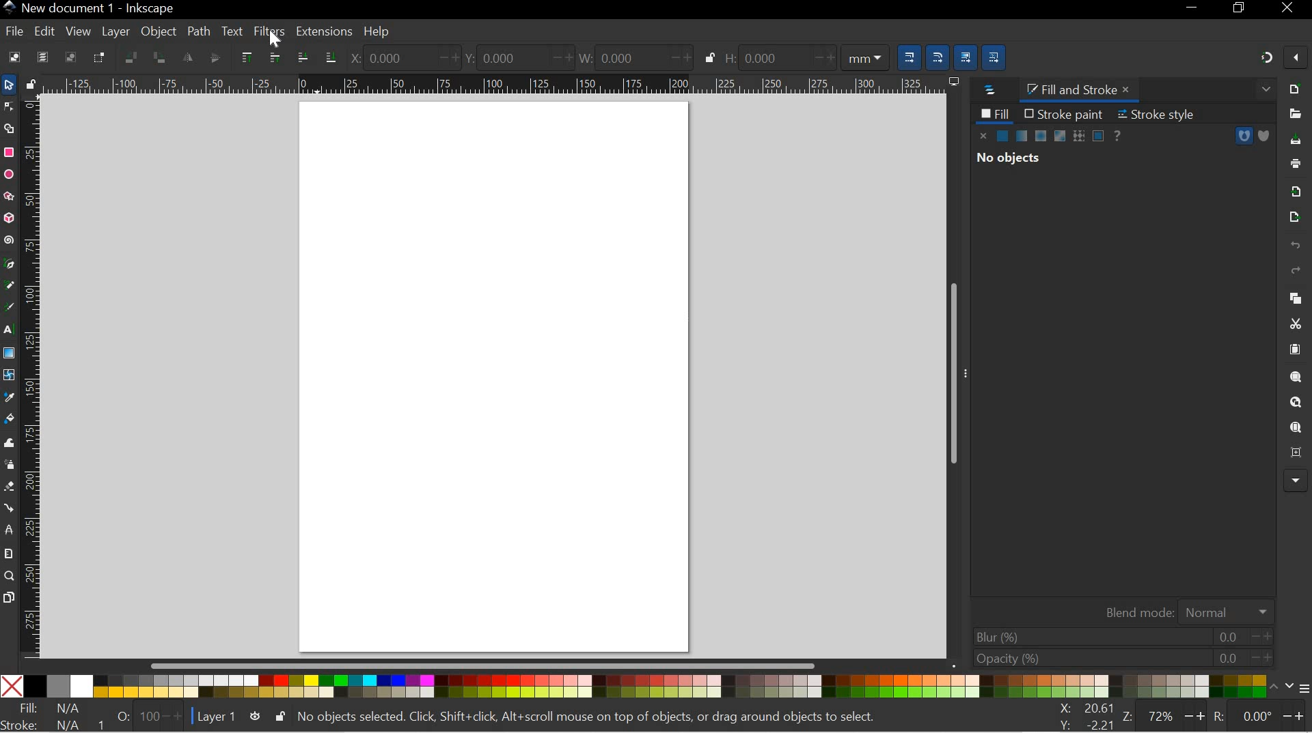 This screenshot has height=733, width=1312. Describe the element at coordinates (275, 42) in the screenshot. I see `Cursor` at that location.